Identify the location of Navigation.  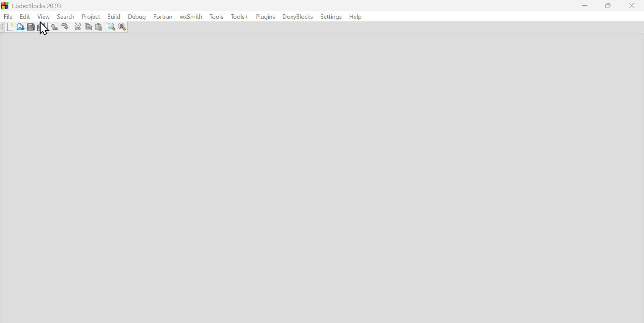
(137, 17).